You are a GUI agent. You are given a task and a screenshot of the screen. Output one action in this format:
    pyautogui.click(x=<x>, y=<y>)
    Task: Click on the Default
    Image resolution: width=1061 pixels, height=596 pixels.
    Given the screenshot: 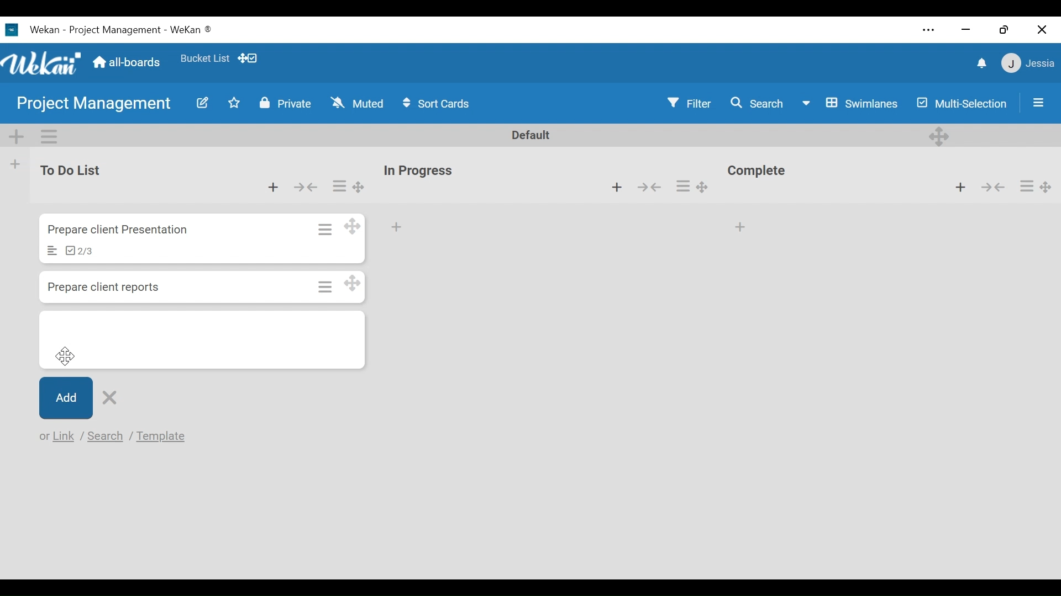 What is the action you would take?
    pyautogui.click(x=532, y=136)
    